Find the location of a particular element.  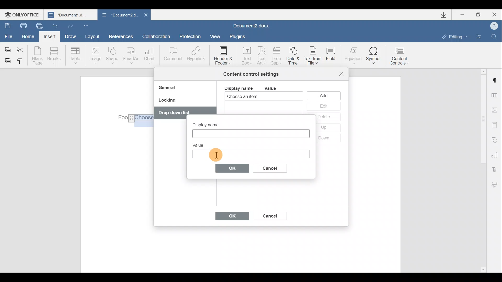

Account name is located at coordinates (492, 26).